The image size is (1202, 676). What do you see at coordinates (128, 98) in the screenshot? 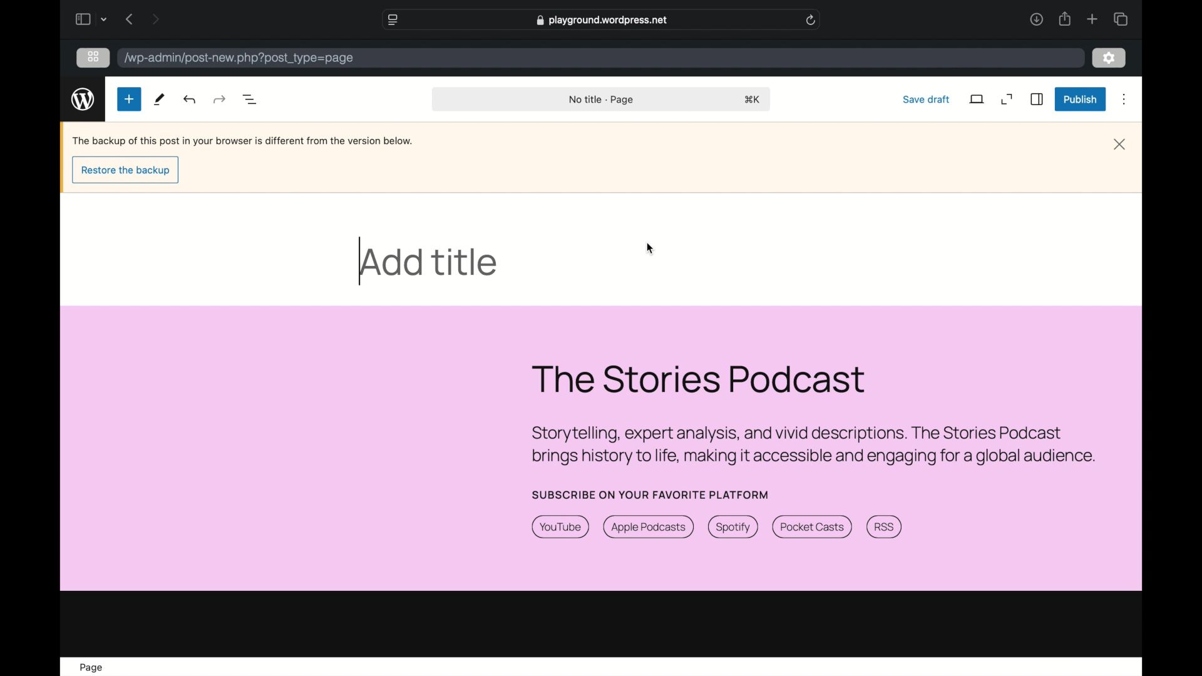
I see `new` at bounding box center [128, 98].